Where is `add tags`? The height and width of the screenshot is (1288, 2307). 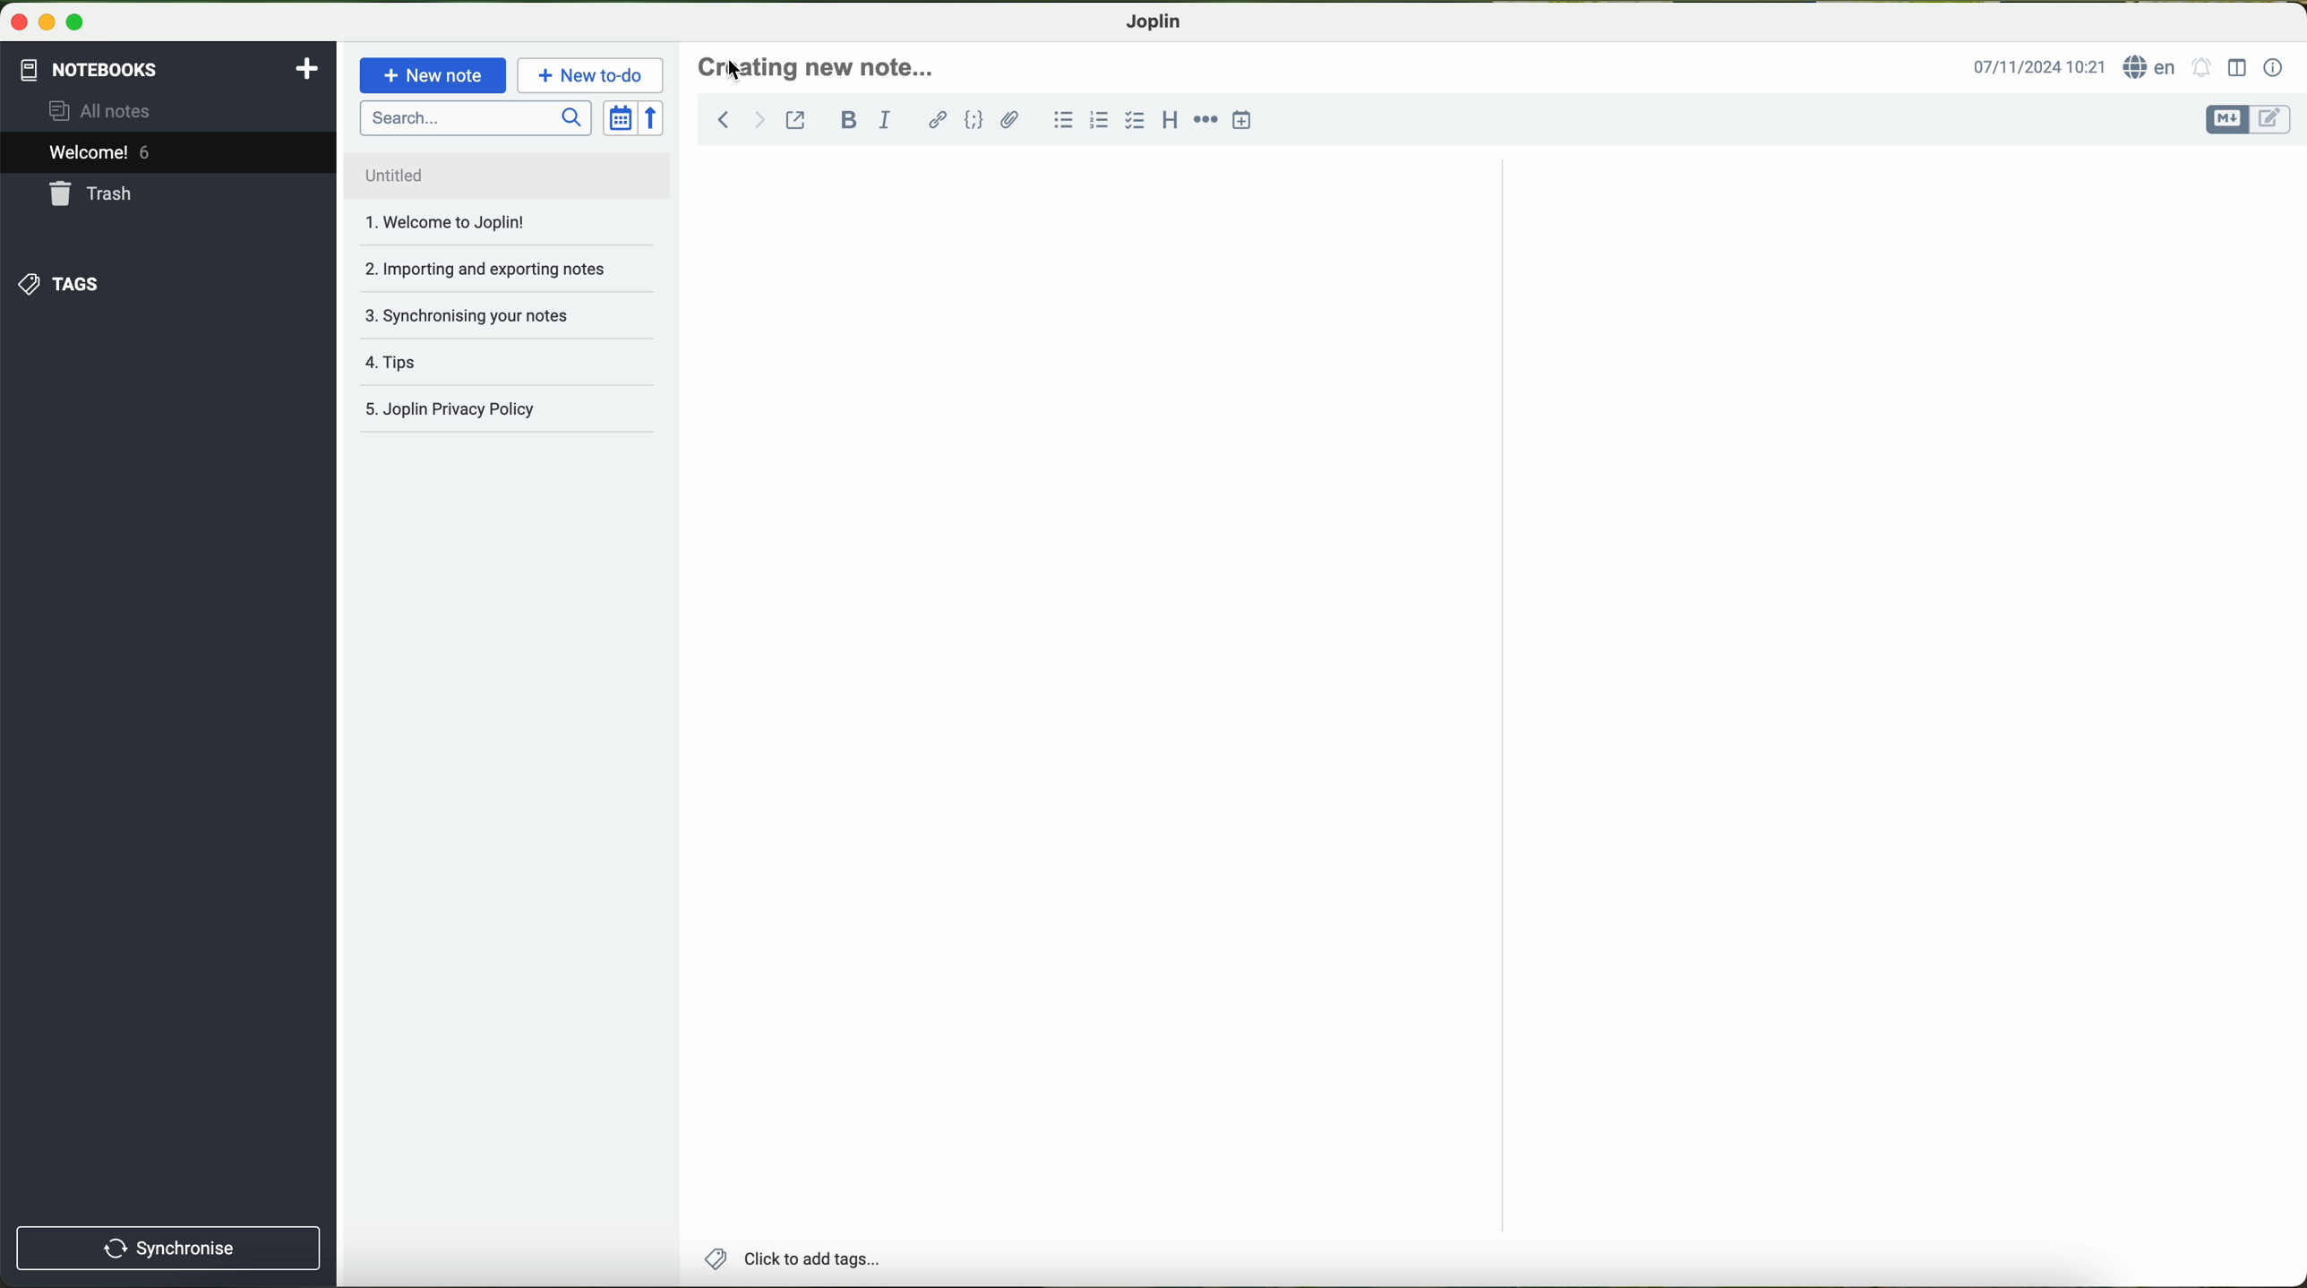
add tags is located at coordinates (787, 1260).